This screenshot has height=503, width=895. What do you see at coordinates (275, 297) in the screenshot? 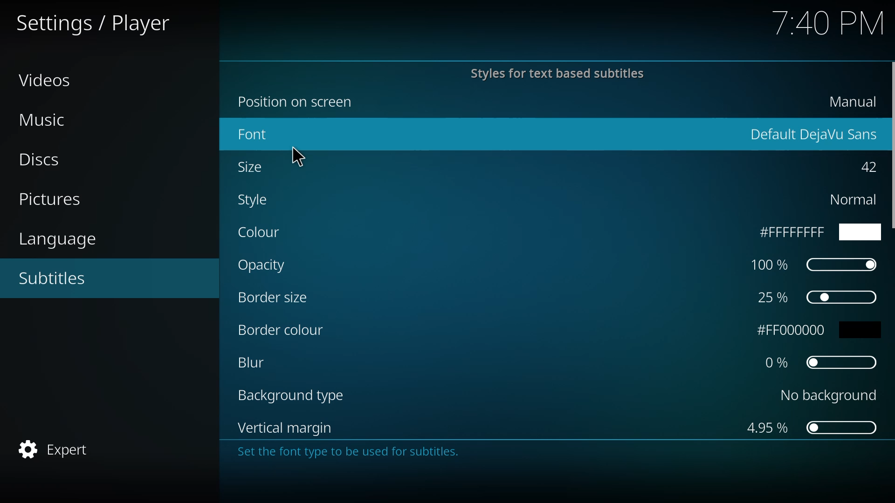
I see `border size` at bounding box center [275, 297].